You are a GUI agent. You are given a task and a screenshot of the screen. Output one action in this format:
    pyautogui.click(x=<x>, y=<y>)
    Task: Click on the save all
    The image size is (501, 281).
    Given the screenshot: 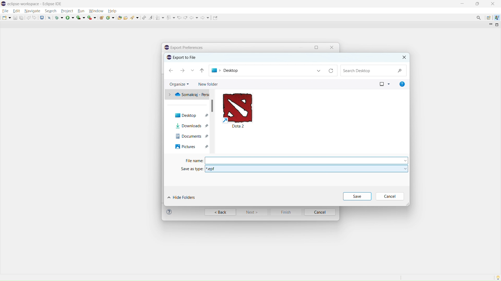 What is the action you would take?
    pyautogui.click(x=21, y=18)
    